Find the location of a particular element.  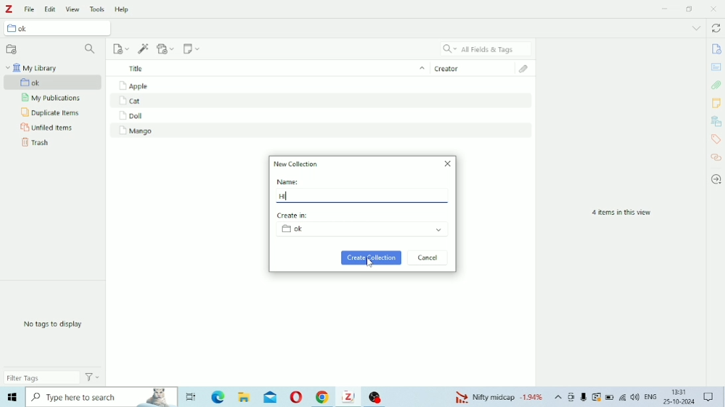

ENG is located at coordinates (650, 396).